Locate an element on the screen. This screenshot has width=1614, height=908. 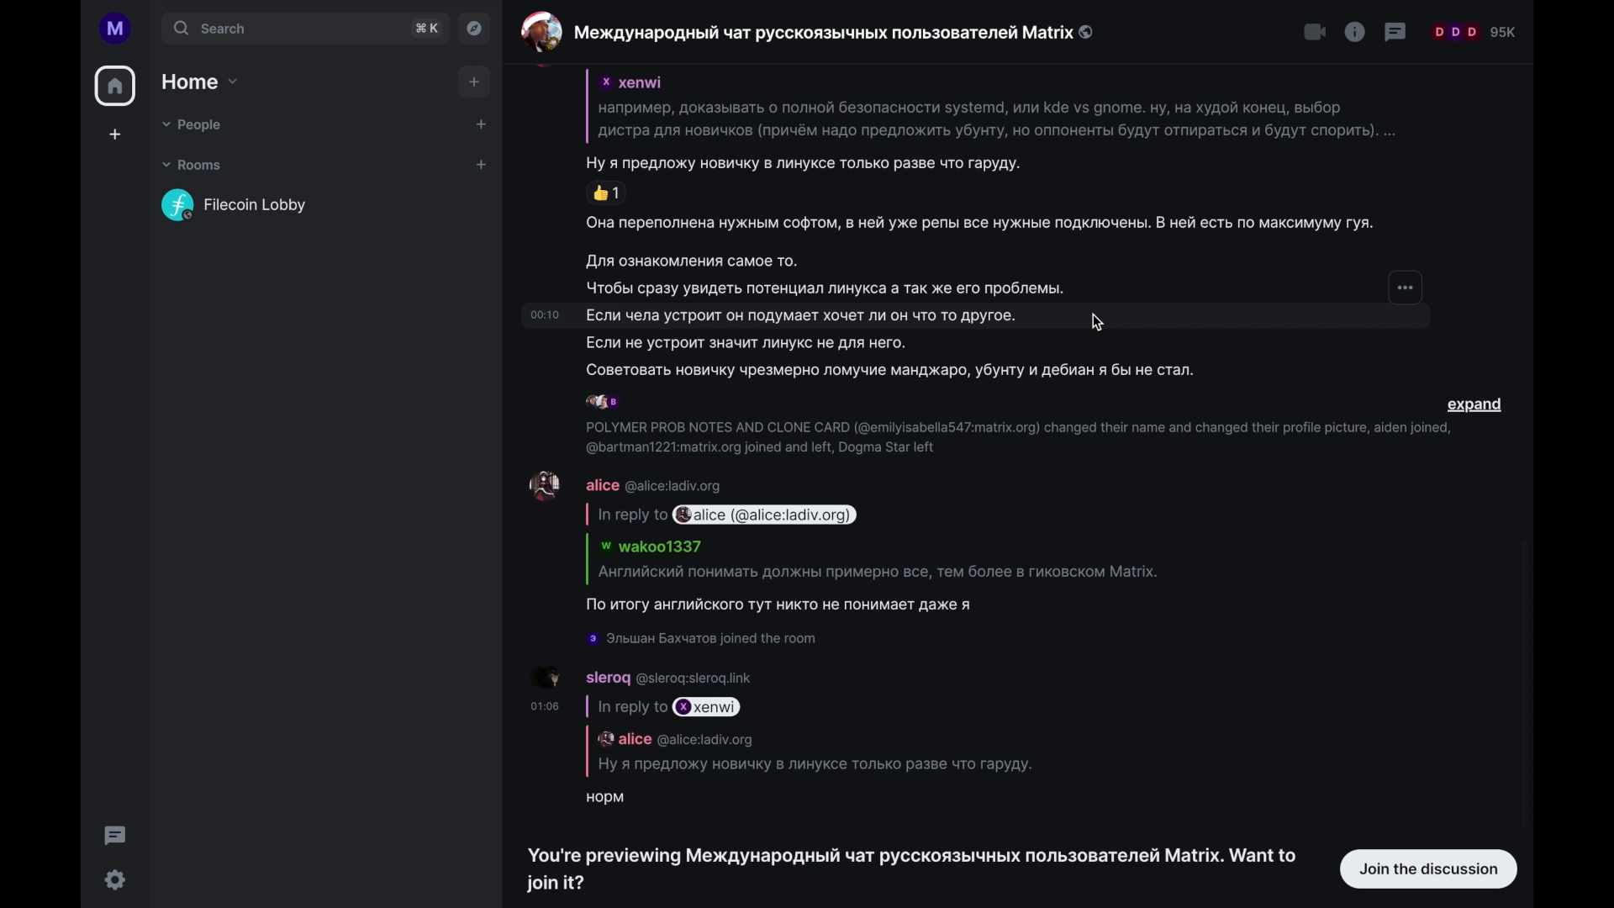
participants is located at coordinates (1474, 31).